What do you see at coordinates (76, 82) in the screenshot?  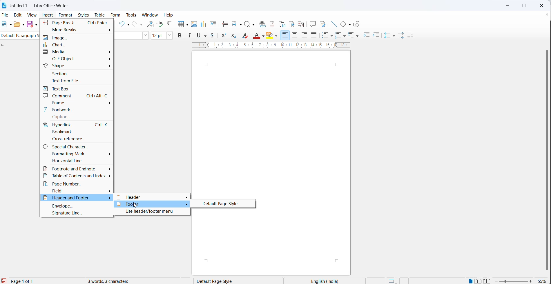 I see `text from file` at bounding box center [76, 82].